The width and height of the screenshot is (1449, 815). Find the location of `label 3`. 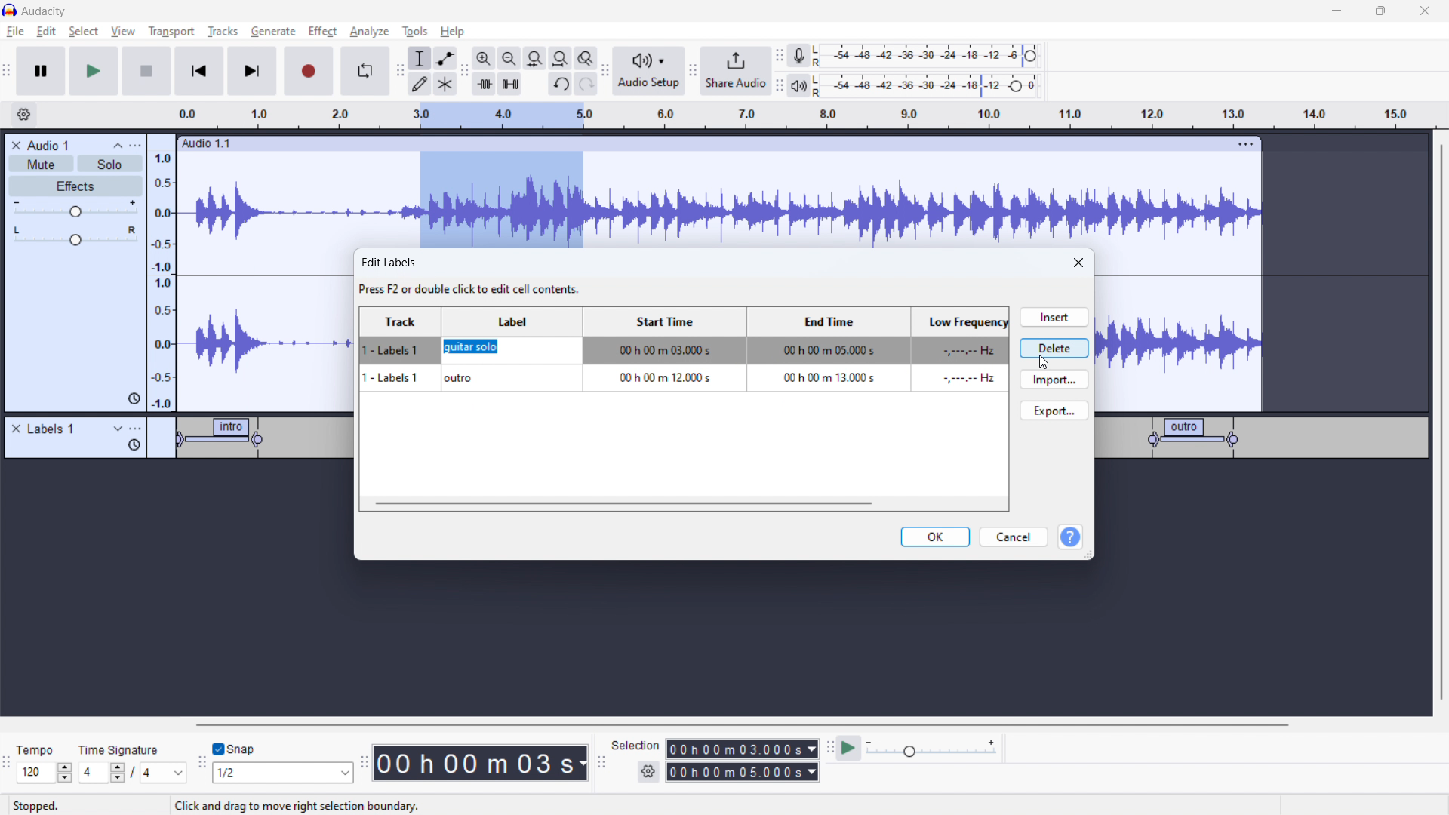

label 3 is located at coordinates (1195, 437).